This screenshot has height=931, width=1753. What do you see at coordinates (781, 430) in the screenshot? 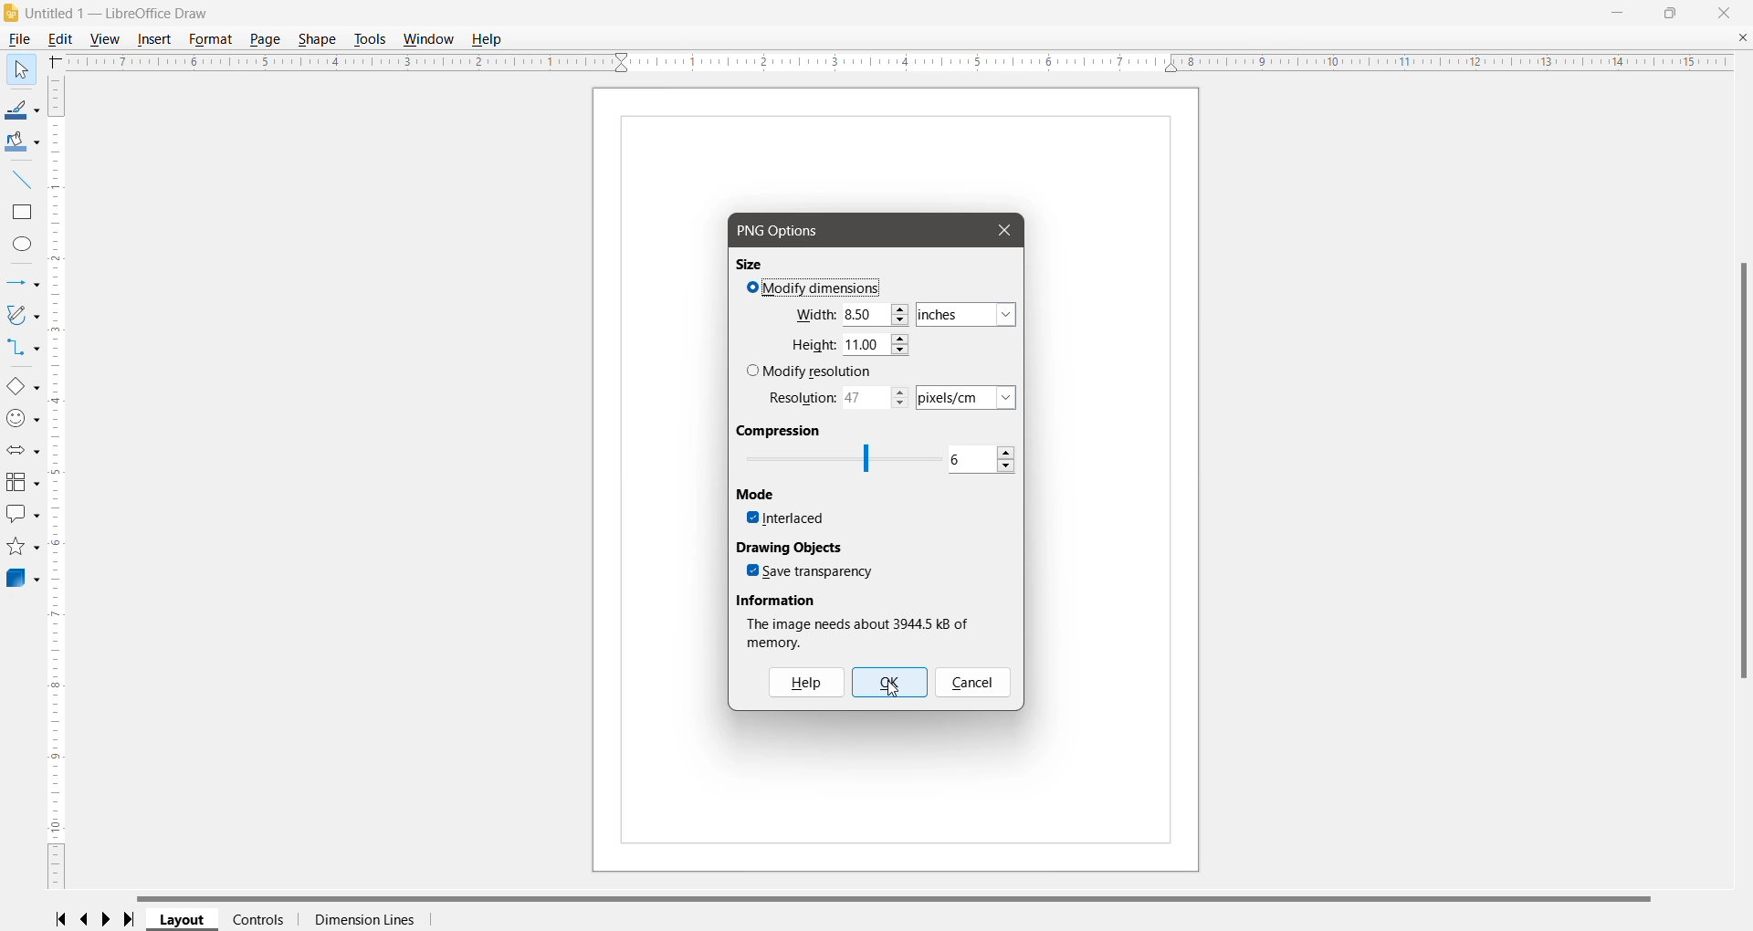
I see `Compression` at bounding box center [781, 430].